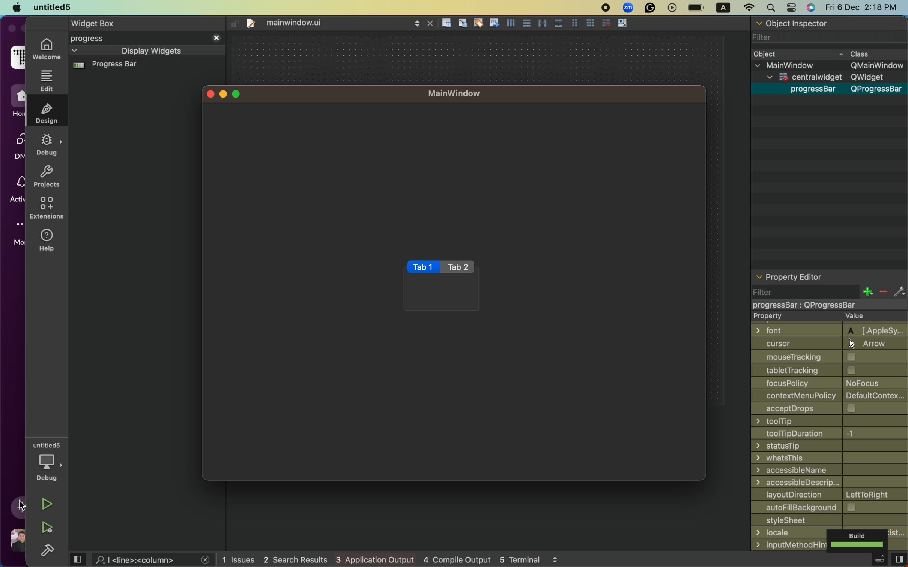  Describe the element at coordinates (389, 559) in the screenshot. I see `logs` at that location.